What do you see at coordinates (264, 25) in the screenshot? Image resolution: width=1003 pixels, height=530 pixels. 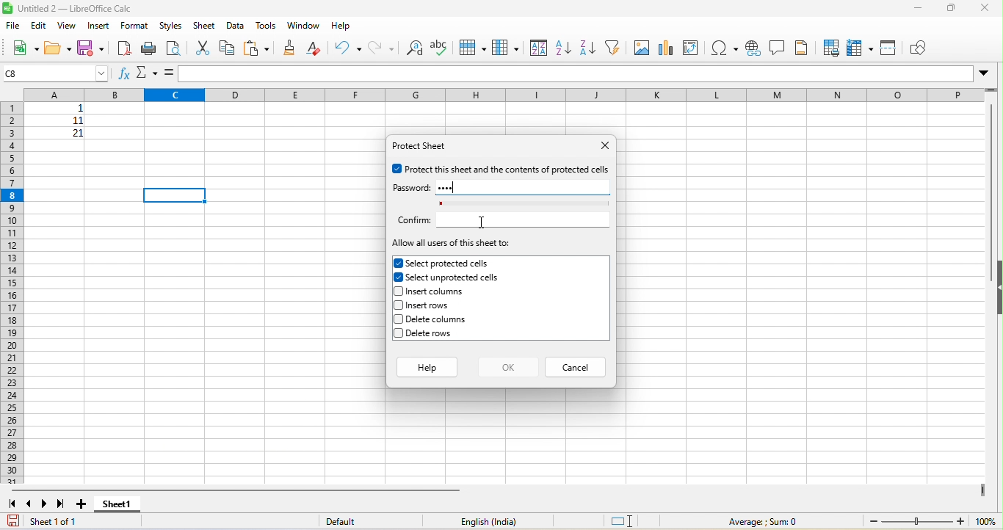 I see `tools` at bounding box center [264, 25].